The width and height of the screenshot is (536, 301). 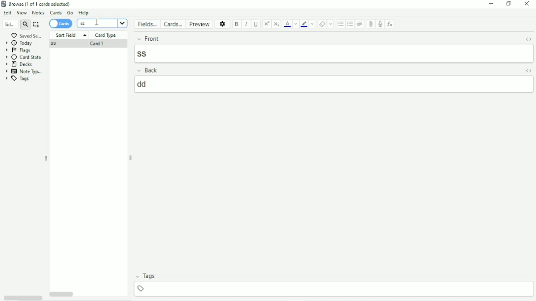 What do you see at coordinates (277, 24) in the screenshot?
I see `Subscript` at bounding box center [277, 24].